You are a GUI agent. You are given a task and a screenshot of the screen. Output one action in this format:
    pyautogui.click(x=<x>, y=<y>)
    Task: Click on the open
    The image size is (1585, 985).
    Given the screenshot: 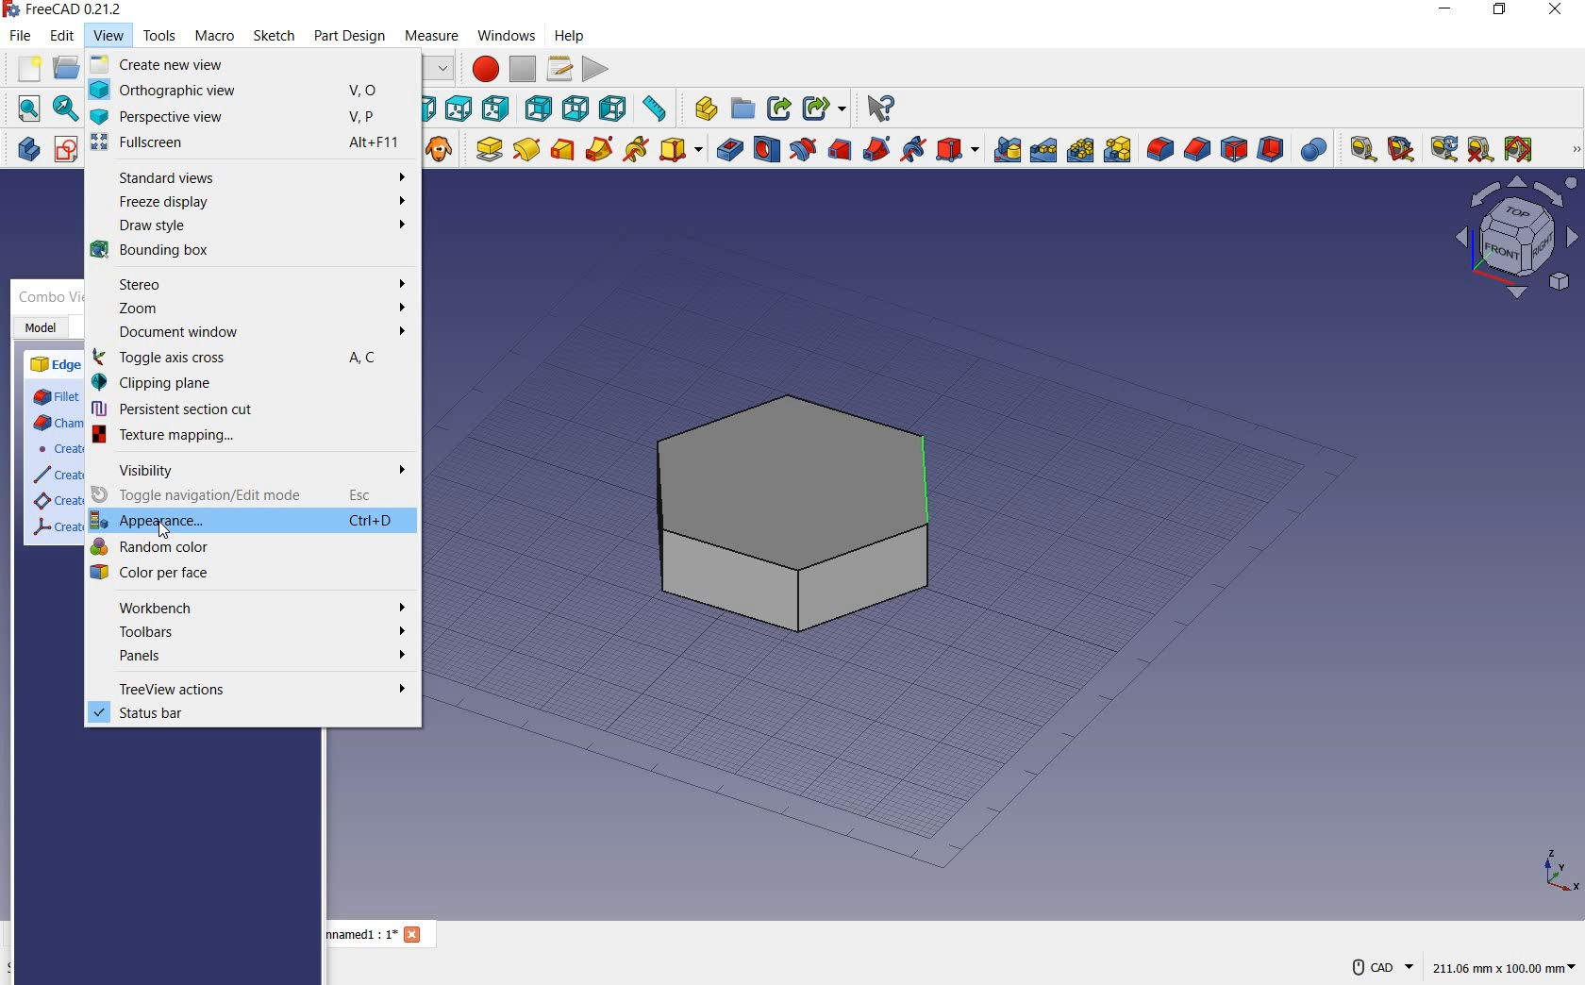 What is the action you would take?
    pyautogui.click(x=66, y=65)
    